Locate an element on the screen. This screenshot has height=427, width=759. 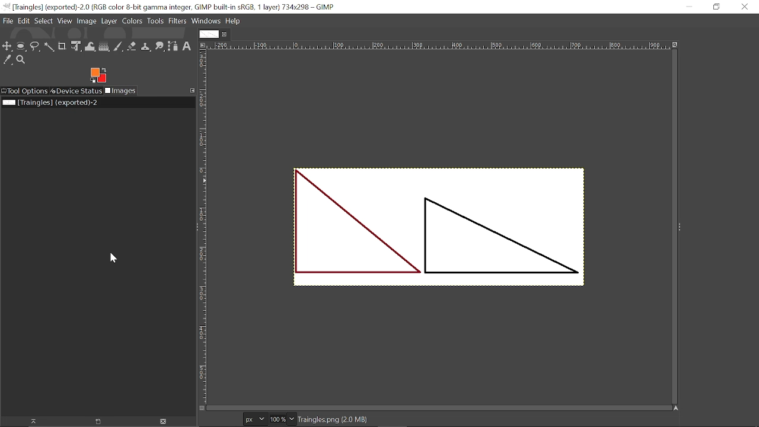
Layer is located at coordinates (109, 21).